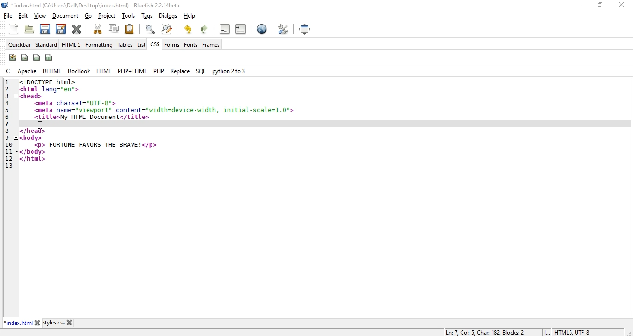  What do you see at coordinates (241, 29) in the screenshot?
I see `indent` at bounding box center [241, 29].